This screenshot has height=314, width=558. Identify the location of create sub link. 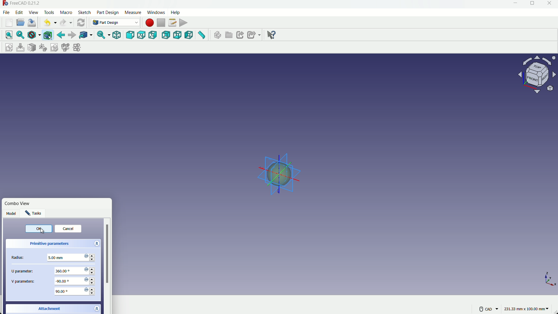
(254, 35).